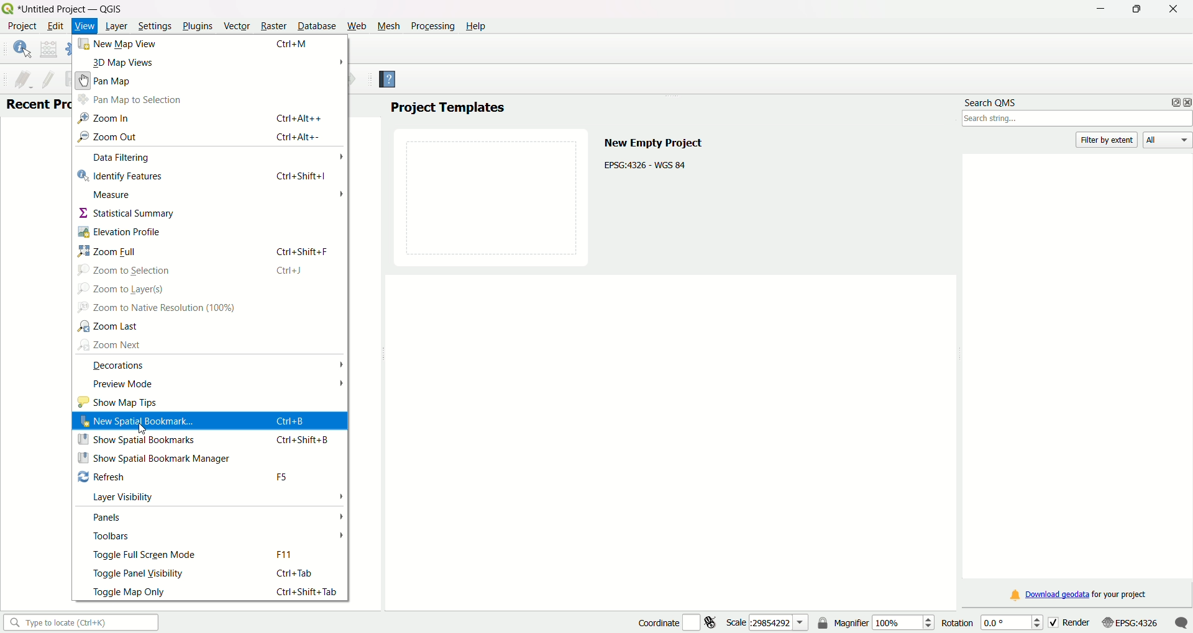 The image size is (1193, 633). Describe the element at coordinates (340, 536) in the screenshot. I see `arrow` at that location.